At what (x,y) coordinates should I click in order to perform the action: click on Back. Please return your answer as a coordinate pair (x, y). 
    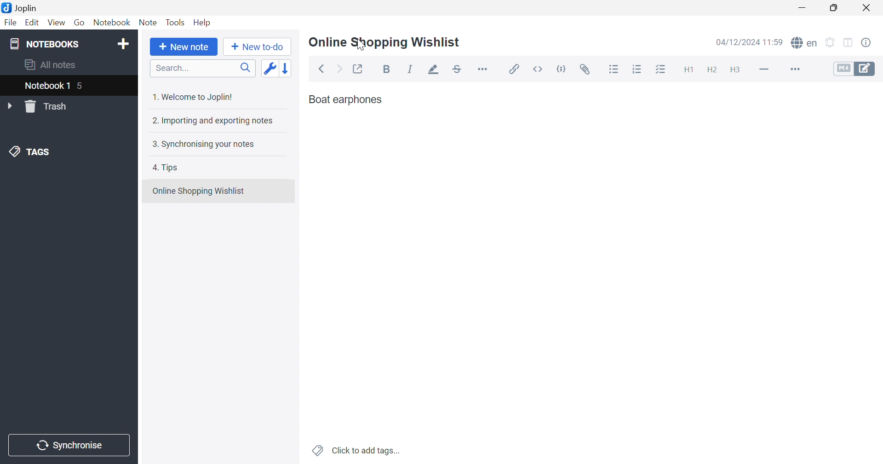
    Looking at the image, I should click on (322, 68).